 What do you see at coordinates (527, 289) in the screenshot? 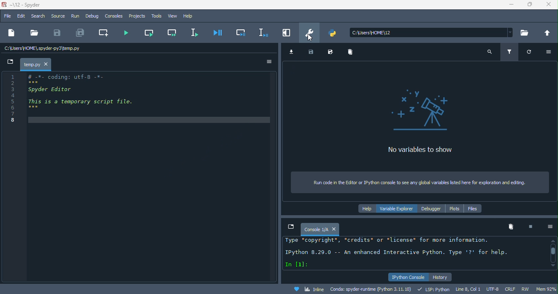
I see `rw` at bounding box center [527, 289].